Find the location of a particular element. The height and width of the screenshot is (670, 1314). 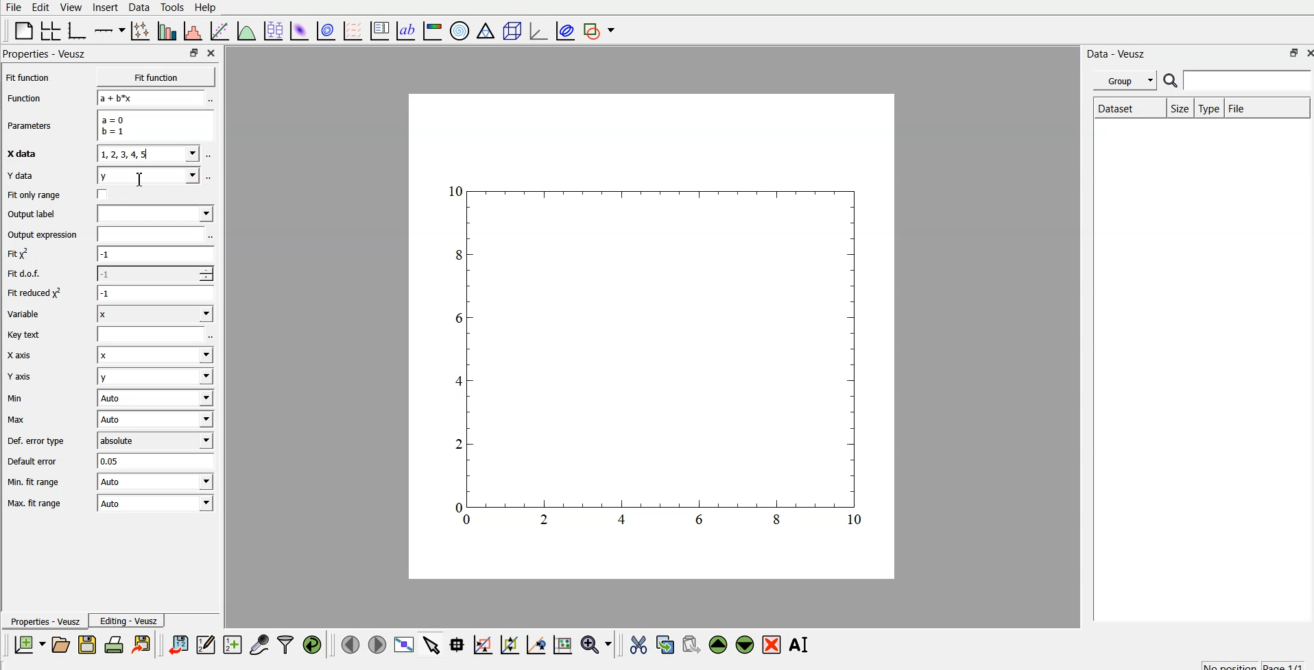

3d scene is located at coordinates (512, 32).